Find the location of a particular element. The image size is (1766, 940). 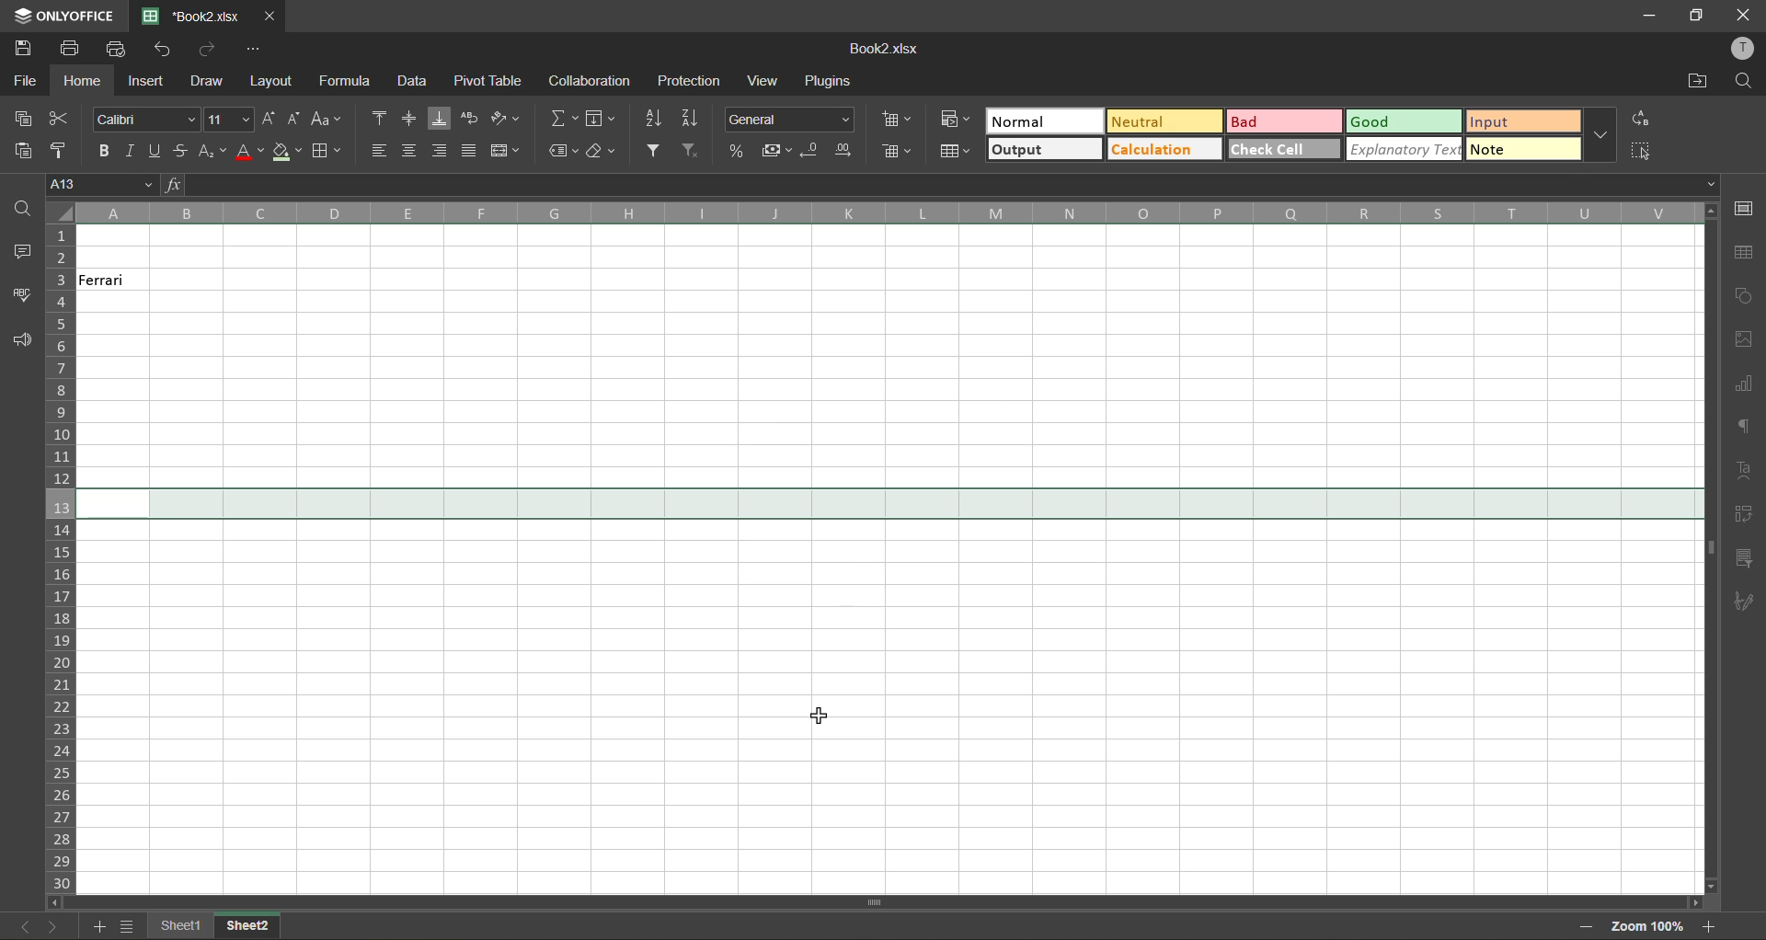

delete cells is located at coordinates (895, 154).